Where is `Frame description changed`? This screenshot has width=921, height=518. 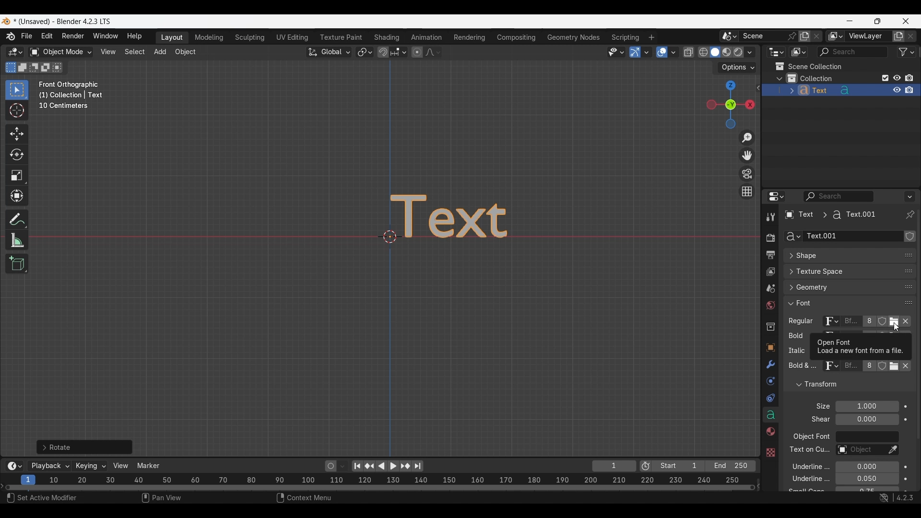 Frame description changed is located at coordinates (71, 95).